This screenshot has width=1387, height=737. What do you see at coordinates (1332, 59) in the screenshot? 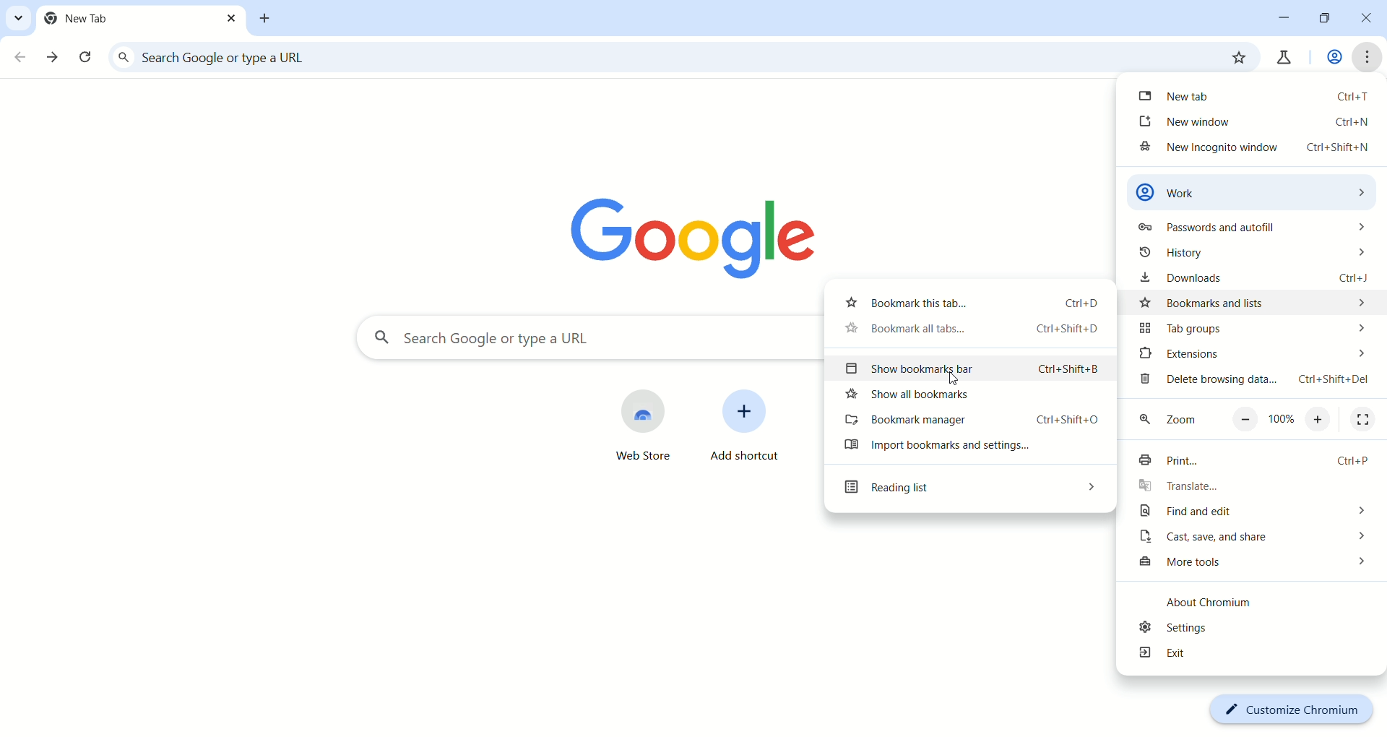
I see `work` at bounding box center [1332, 59].